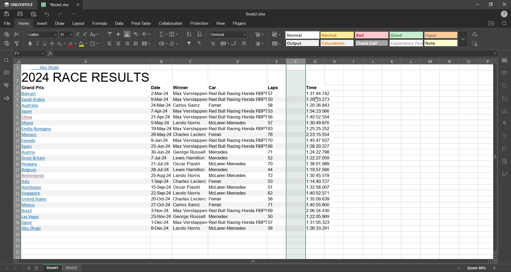  What do you see at coordinates (136, 34) in the screenshot?
I see `wrap text` at bounding box center [136, 34].